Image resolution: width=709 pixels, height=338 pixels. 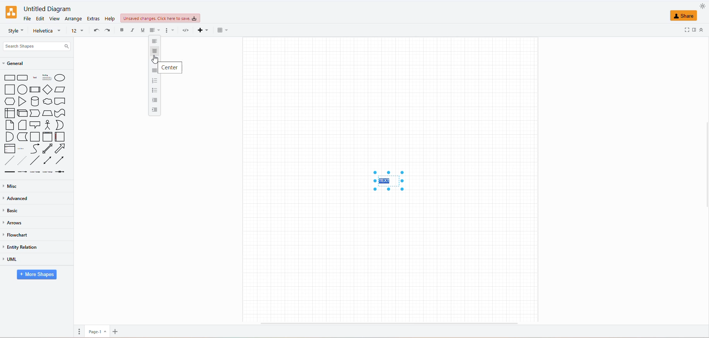 What do you see at coordinates (170, 68) in the screenshot?
I see `center` at bounding box center [170, 68].